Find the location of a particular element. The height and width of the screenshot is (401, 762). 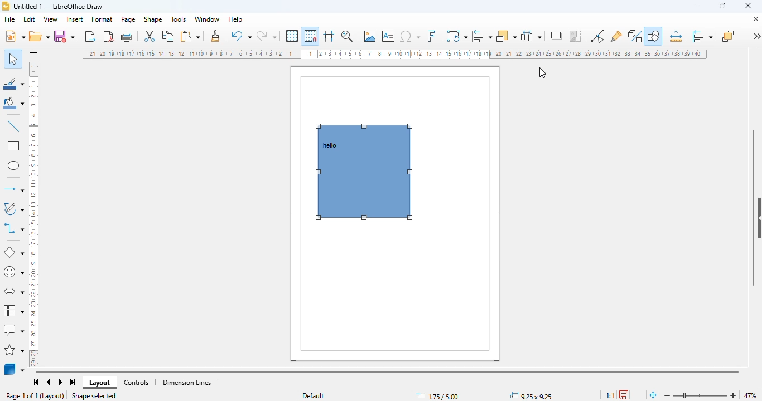

logo is located at coordinates (6, 6).